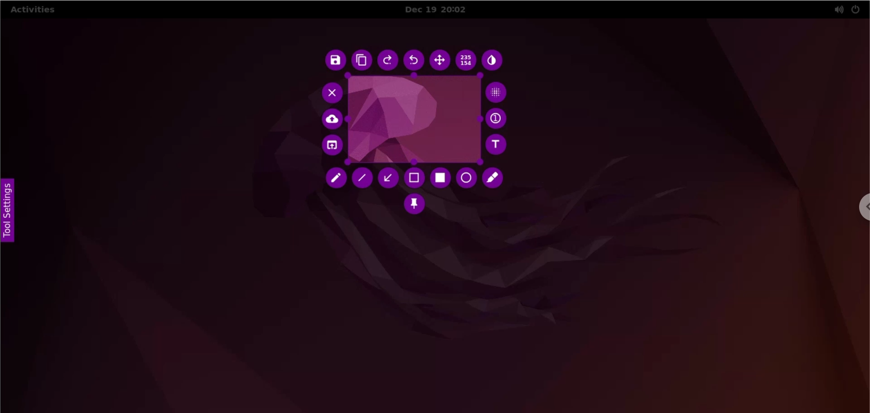 The width and height of the screenshot is (870, 413). I want to click on undo, so click(417, 59).